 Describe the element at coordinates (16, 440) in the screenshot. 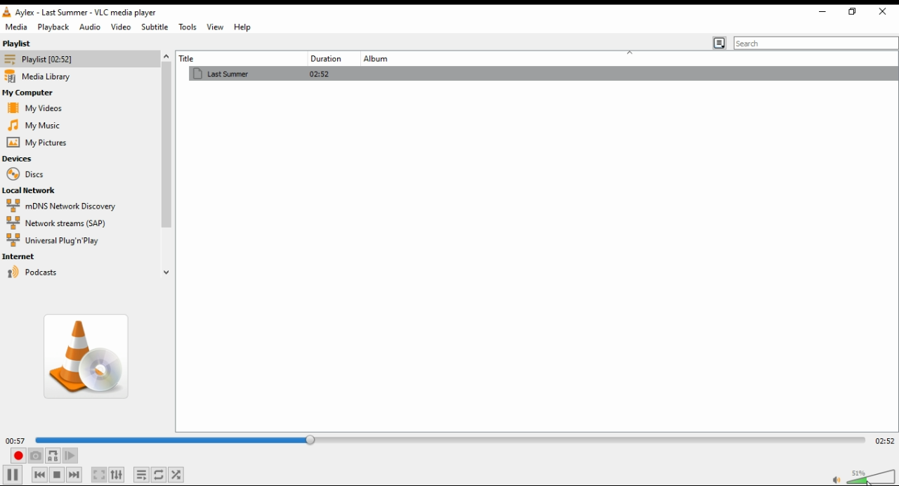

I see `00:57` at that location.